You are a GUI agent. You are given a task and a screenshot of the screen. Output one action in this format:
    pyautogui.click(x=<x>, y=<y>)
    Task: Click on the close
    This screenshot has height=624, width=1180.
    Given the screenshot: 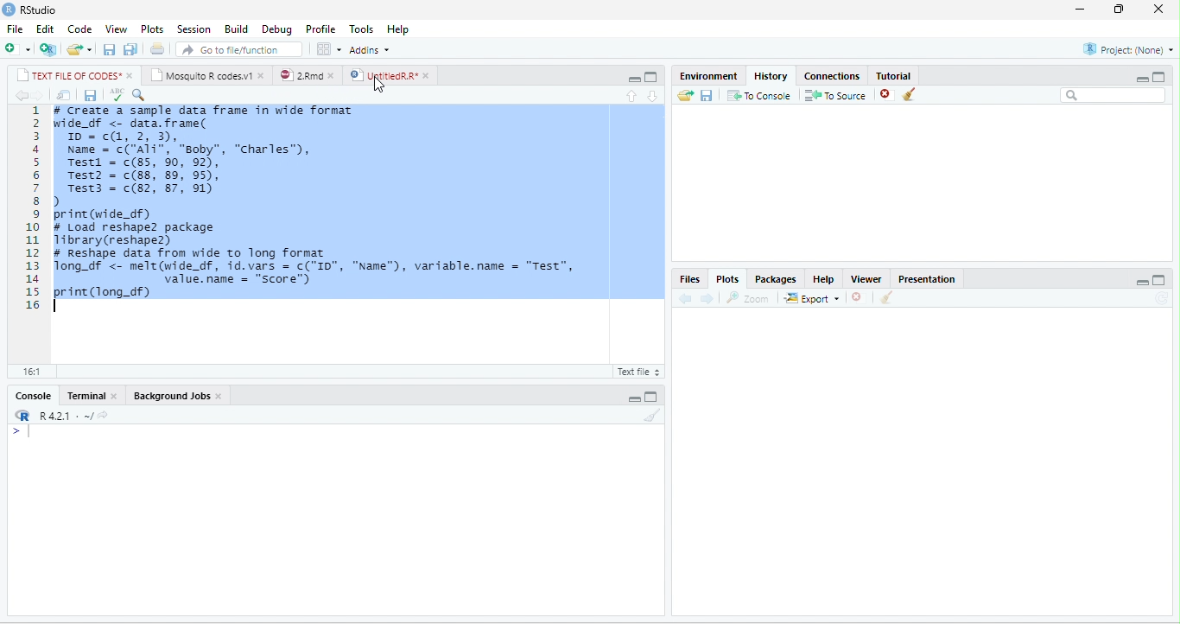 What is the action you would take?
    pyautogui.click(x=116, y=396)
    